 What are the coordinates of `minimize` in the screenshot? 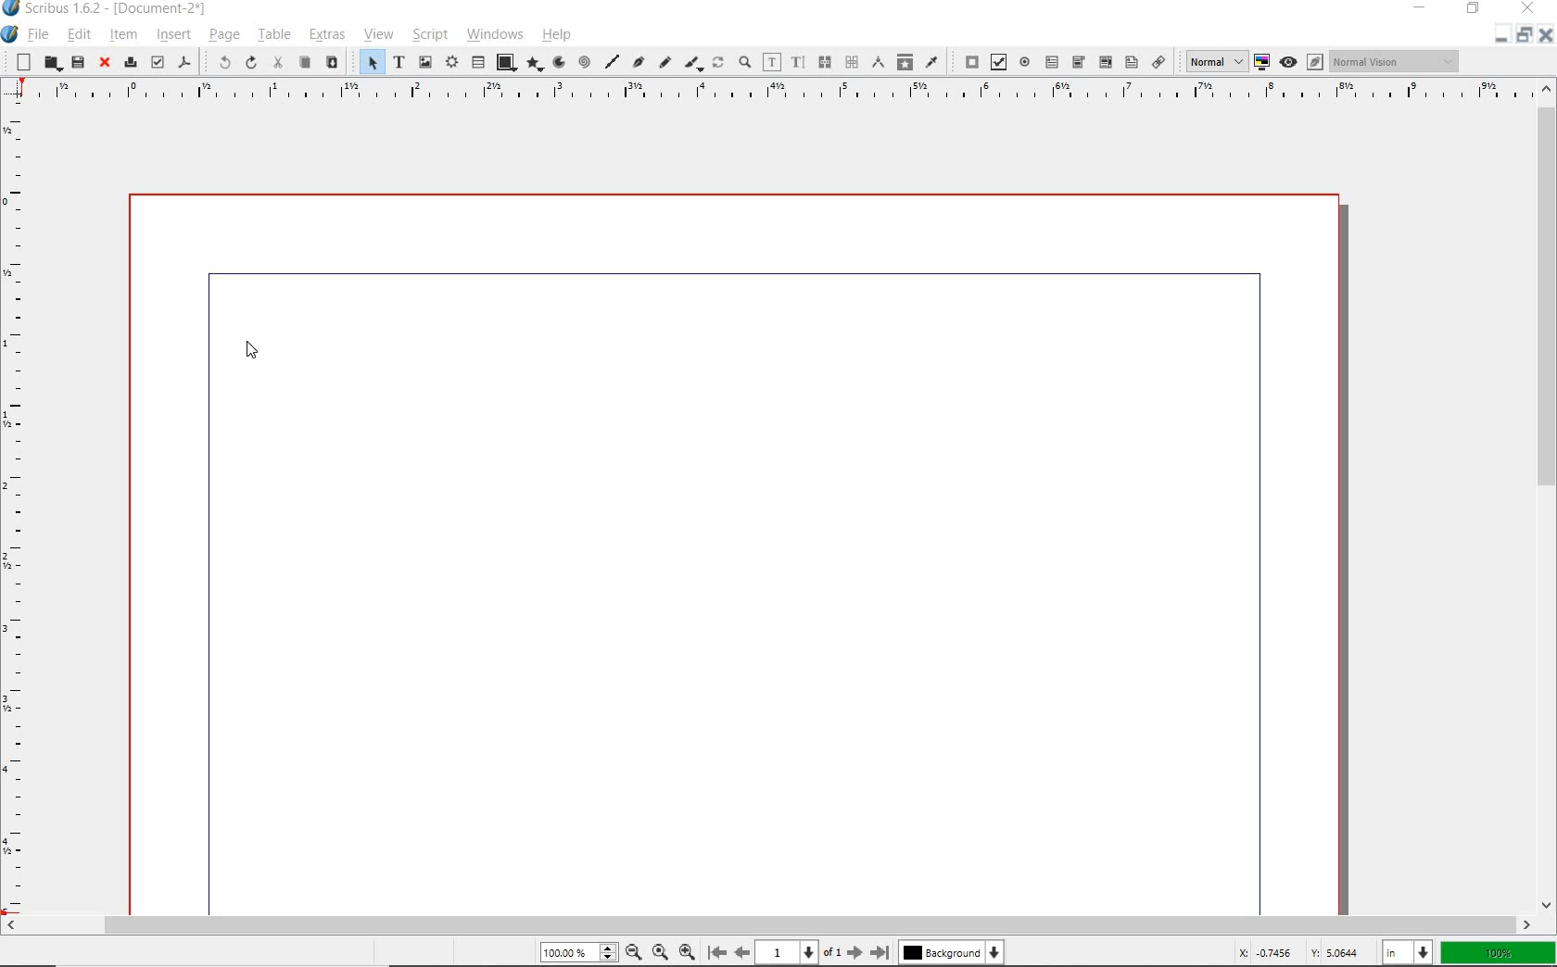 It's located at (1499, 40).